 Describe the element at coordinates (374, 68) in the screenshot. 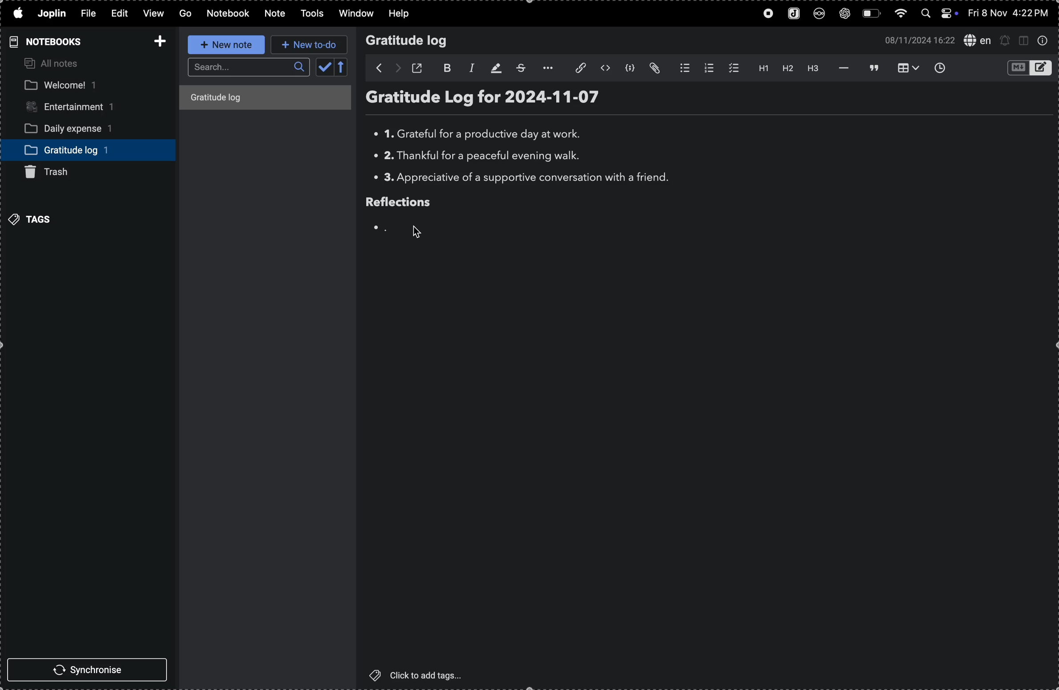

I see `backward` at that location.